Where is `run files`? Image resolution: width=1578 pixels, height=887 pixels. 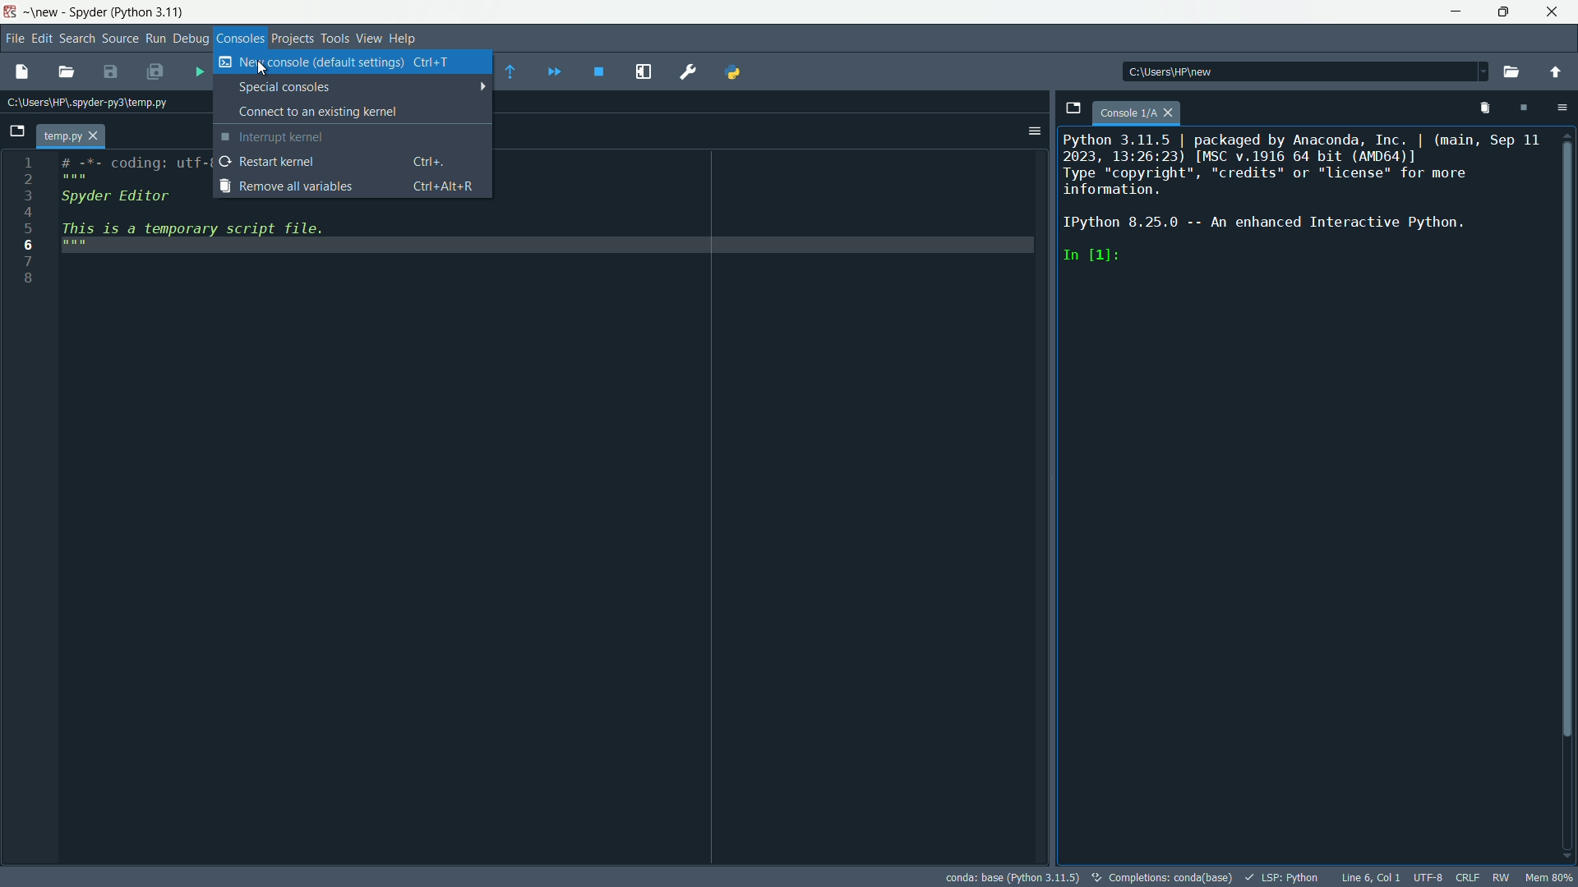
run files is located at coordinates (200, 71).